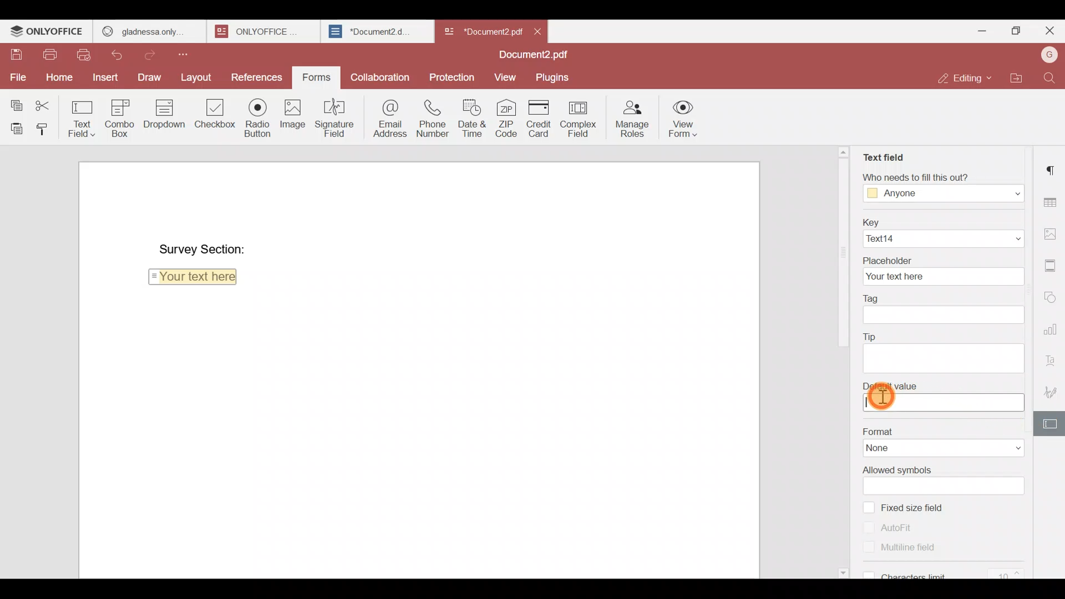 This screenshot has height=599, width=1065. I want to click on Paragraph settings, so click(1053, 166).